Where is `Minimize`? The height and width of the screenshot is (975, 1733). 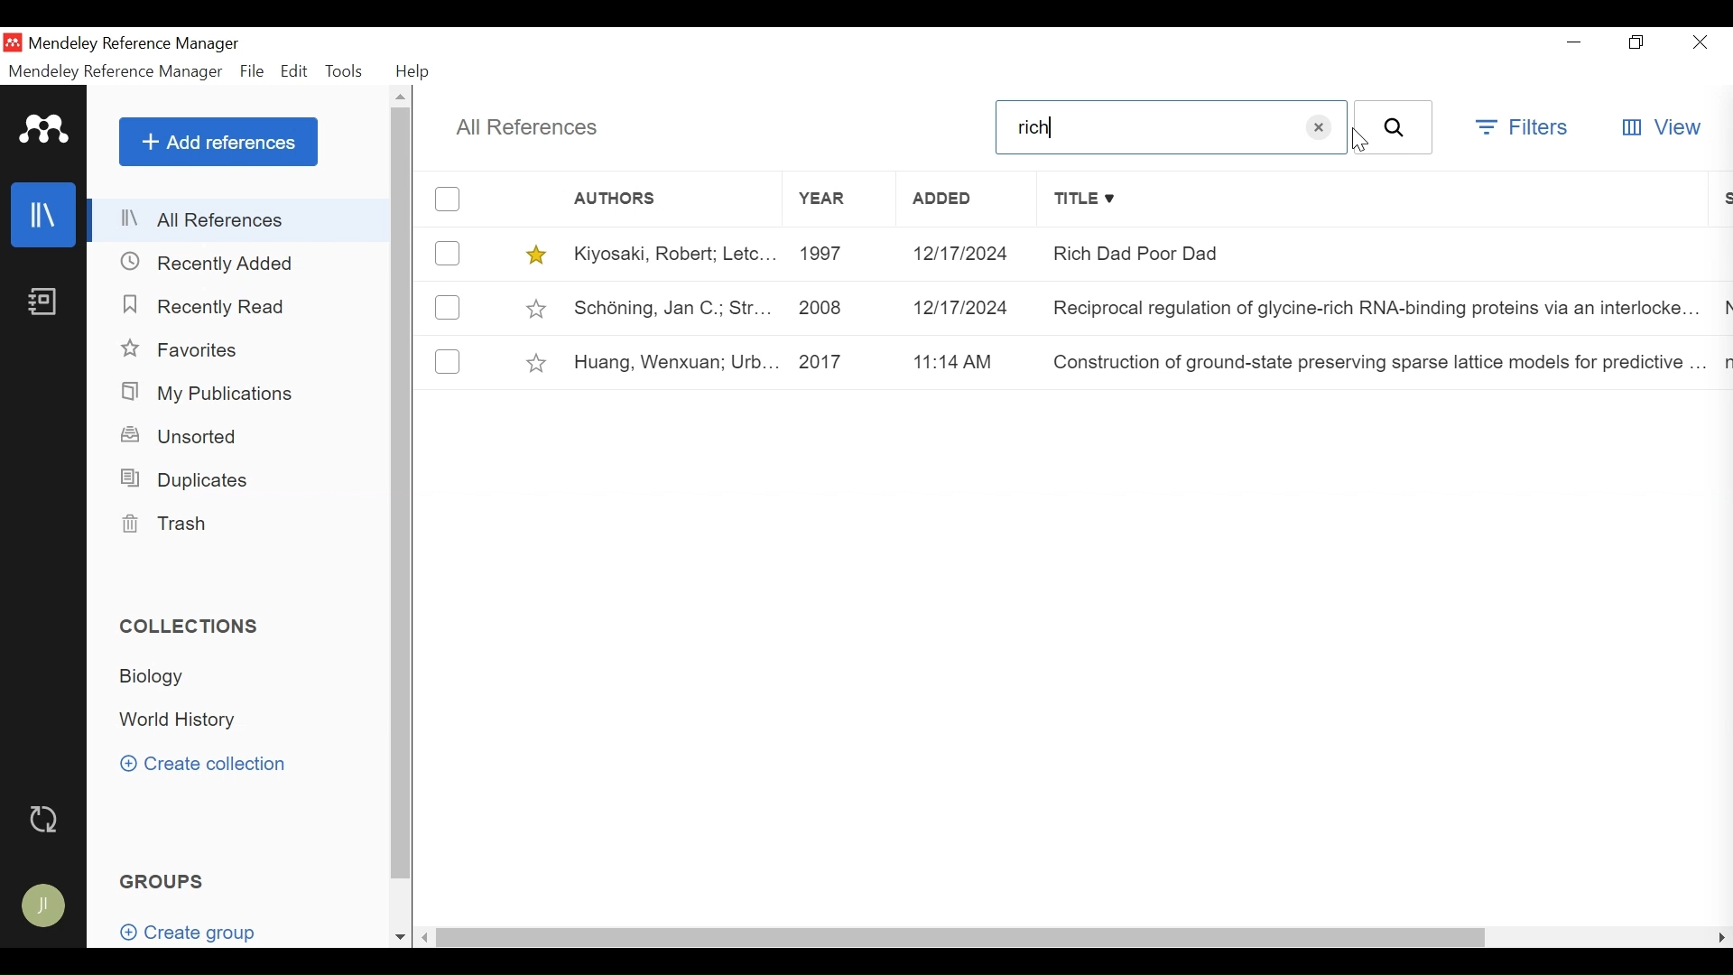
Minimize is located at coordinates (1579, 42).